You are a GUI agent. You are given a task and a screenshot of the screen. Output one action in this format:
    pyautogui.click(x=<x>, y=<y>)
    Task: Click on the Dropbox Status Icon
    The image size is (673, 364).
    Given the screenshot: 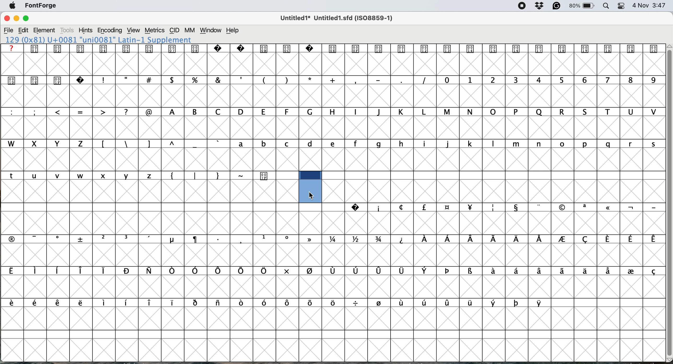 What is the action you would take?
    pyautogui.click(x=540, y=6)
    